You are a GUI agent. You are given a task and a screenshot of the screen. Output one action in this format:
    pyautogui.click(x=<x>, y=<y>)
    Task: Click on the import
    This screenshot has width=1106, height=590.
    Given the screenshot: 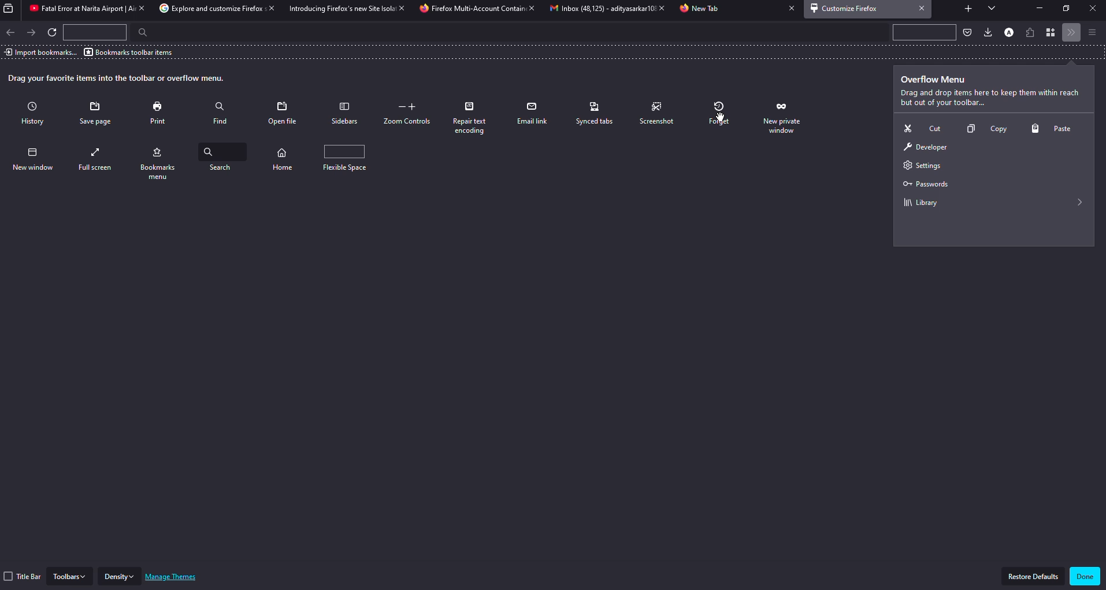 What is the action you would take?
    pyautogui.click(x=40, y=52)
    